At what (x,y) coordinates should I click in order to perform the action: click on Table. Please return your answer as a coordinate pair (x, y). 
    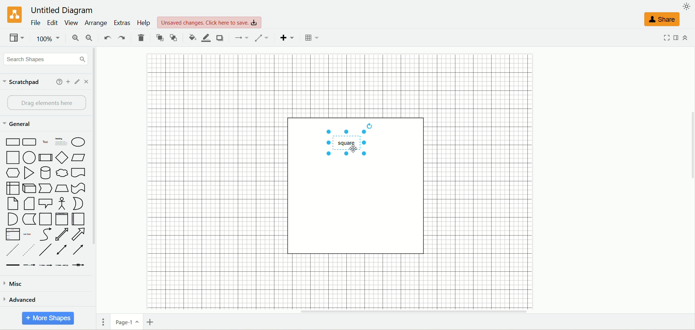
    Looking at the image, I should click on (312, 38).